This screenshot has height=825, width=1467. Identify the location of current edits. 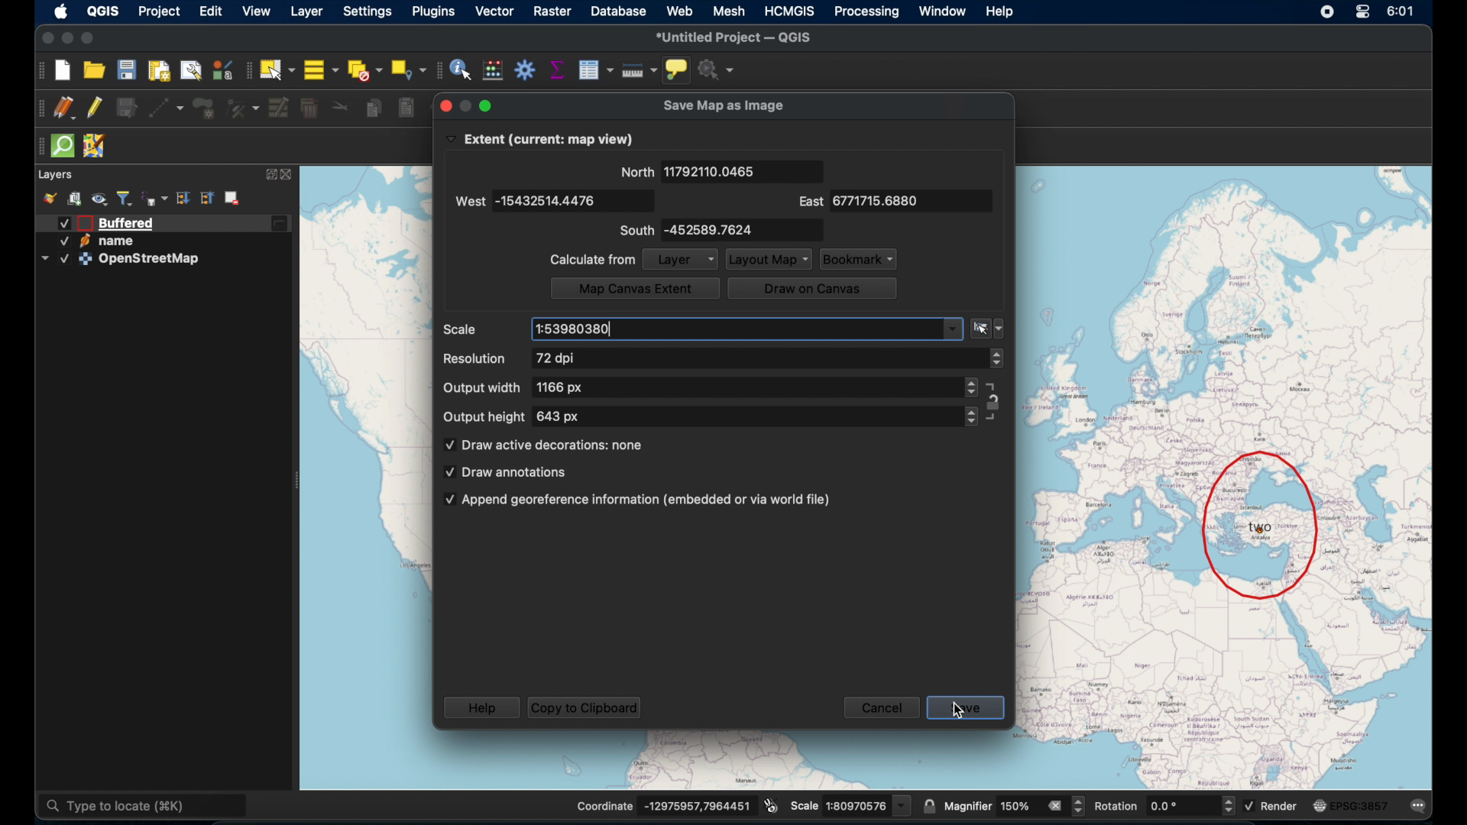
(66, 108).